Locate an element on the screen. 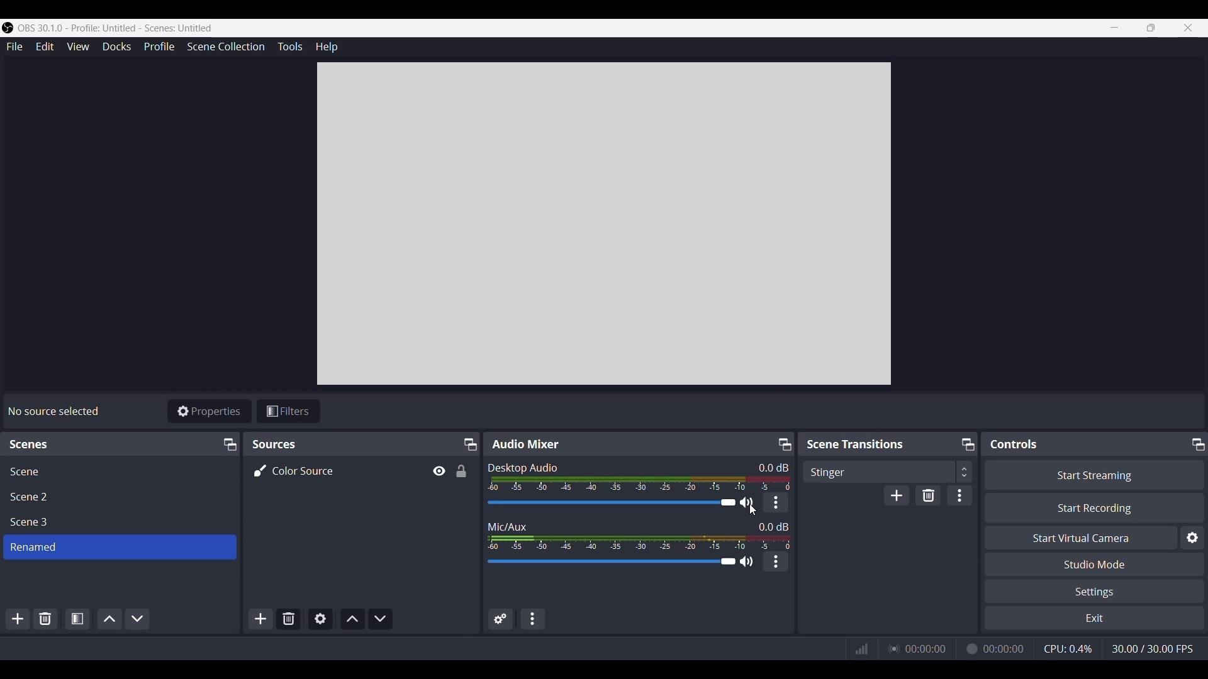 This screenshot has height=679, width=1208. Current source is located at coordinates (294, 470).